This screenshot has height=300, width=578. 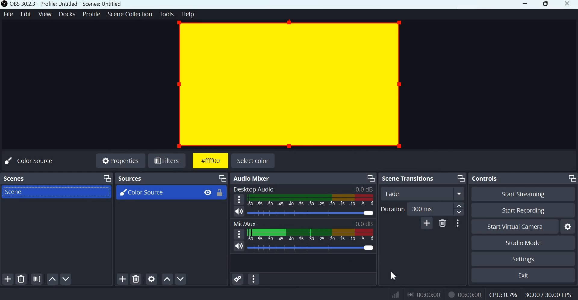 I want to click on Advanced audio properties, so click(x=237, y=279).